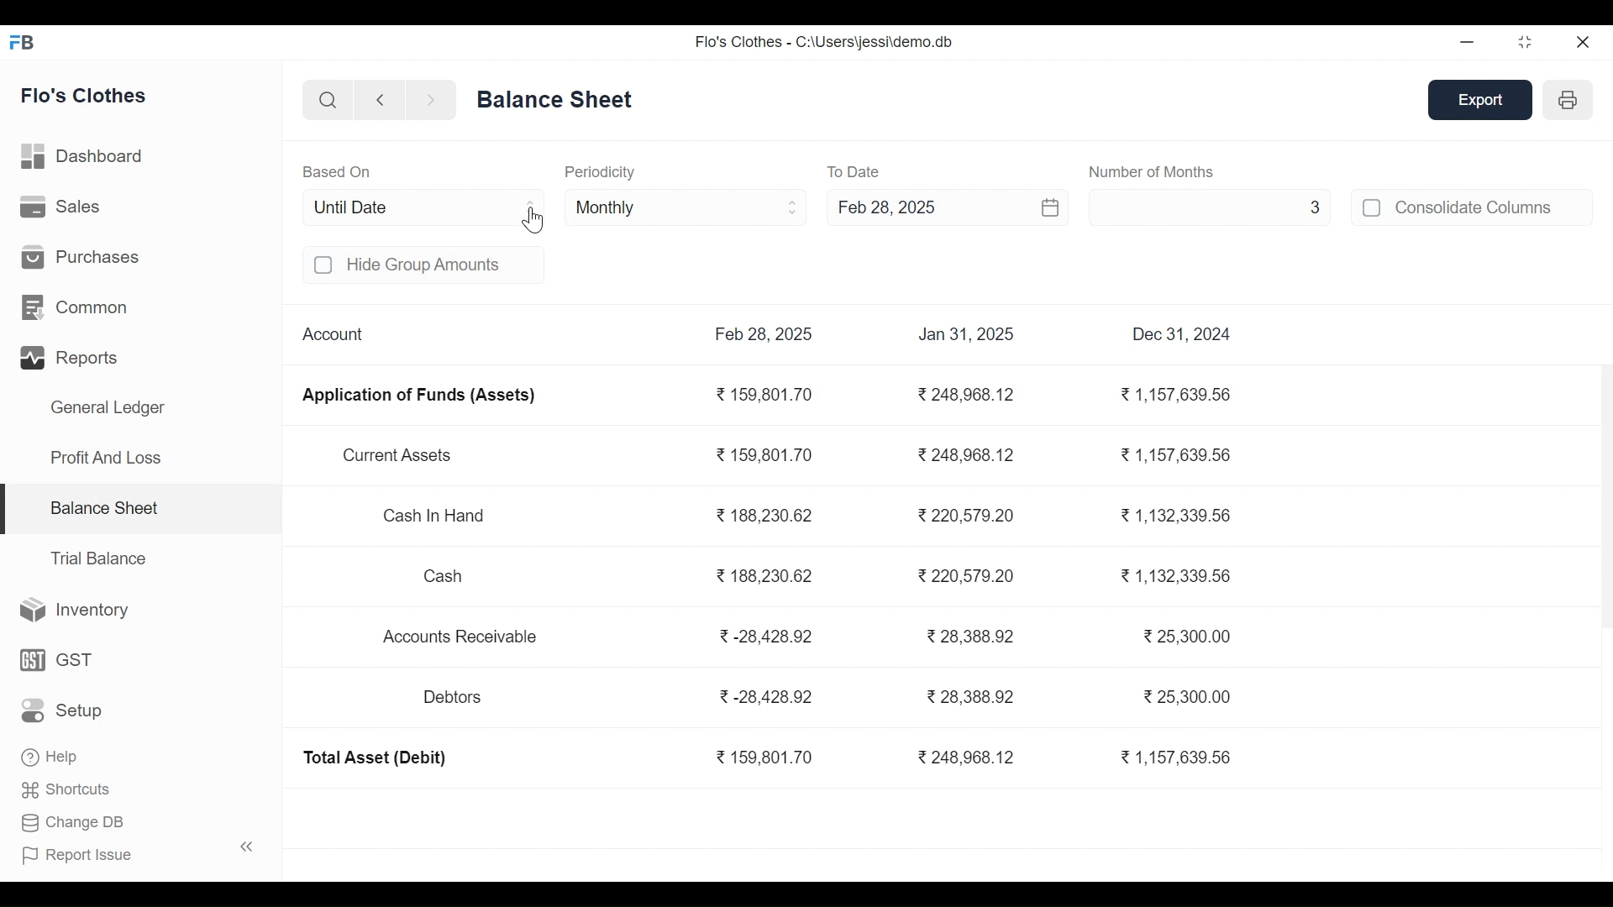 The width and height of the screenshot is (1613, 907). Describe the element at coordinates (1183, 333) in the screenshot. I see `Dec 31, 2024` at that location.